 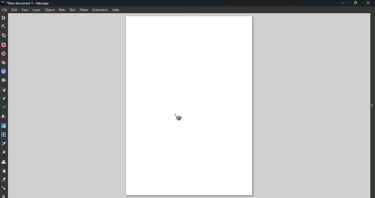 I want to click on Dropper tool, so click(x=4, y=143).